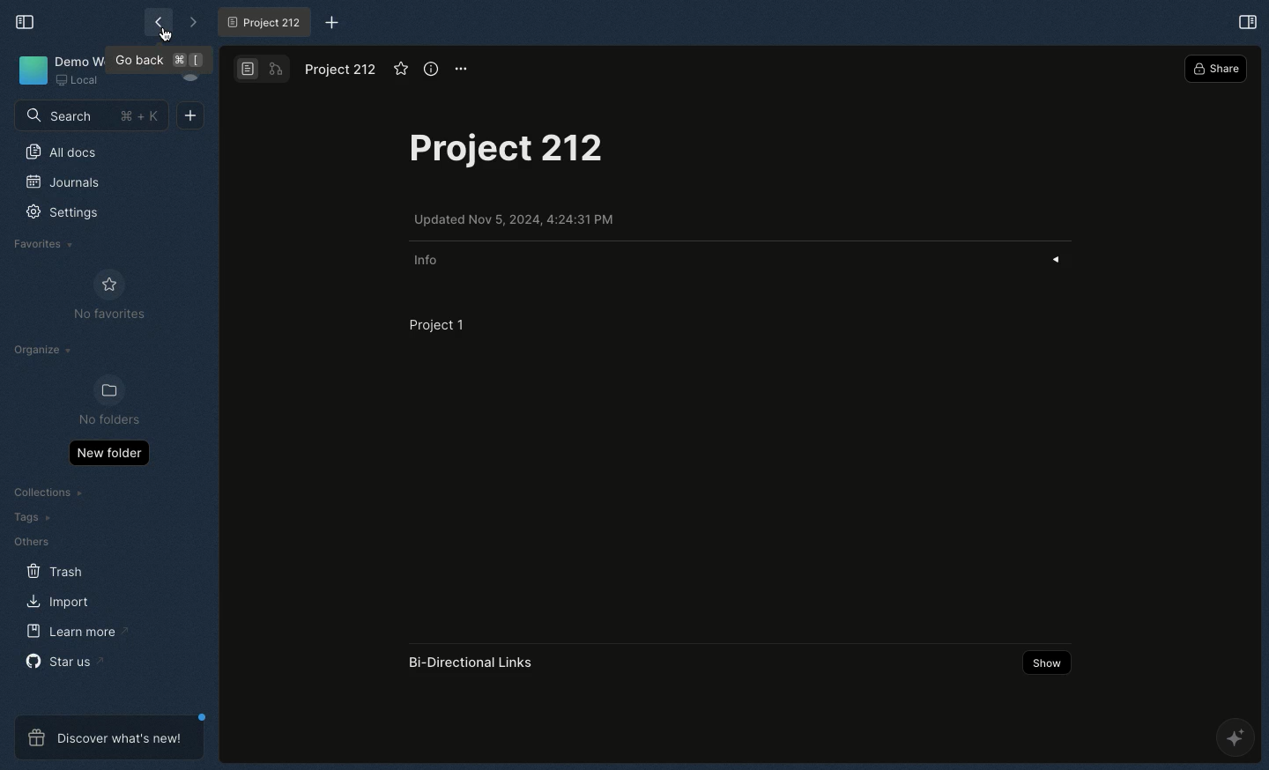 The image size is (1269, 770). Describe the element at coordinates (62, 660) in the screenshot. I see `Star us` at that location.